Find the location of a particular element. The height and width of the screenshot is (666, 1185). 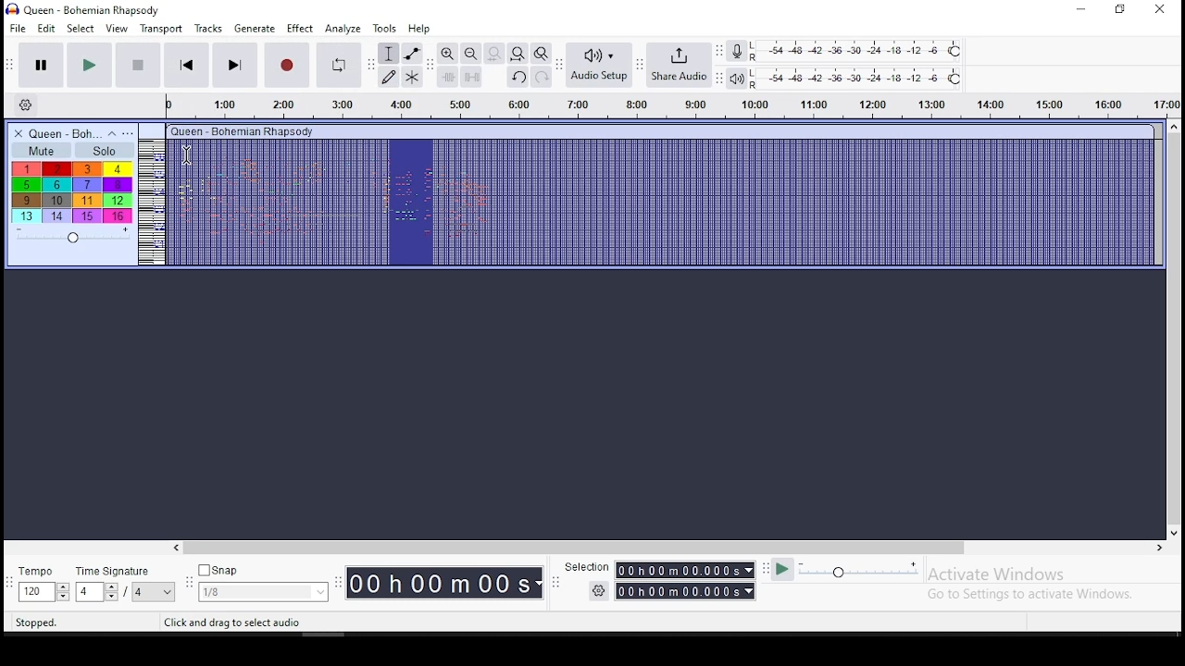

analuze is located at coordinates (343, 29).